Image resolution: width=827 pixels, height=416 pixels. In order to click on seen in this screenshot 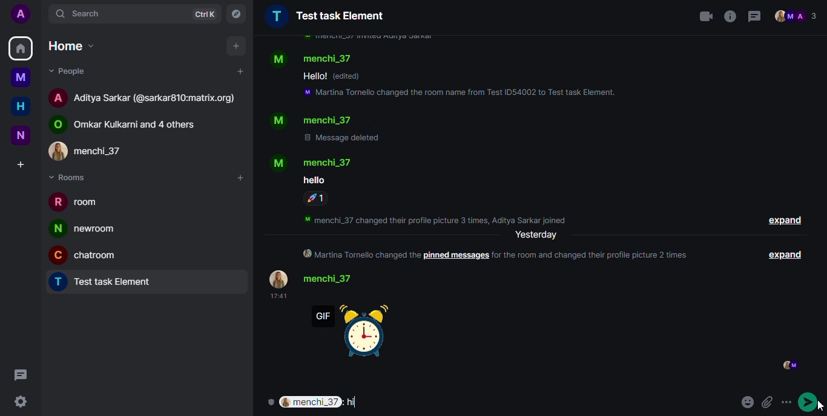, I will do `click(789, 365)`.